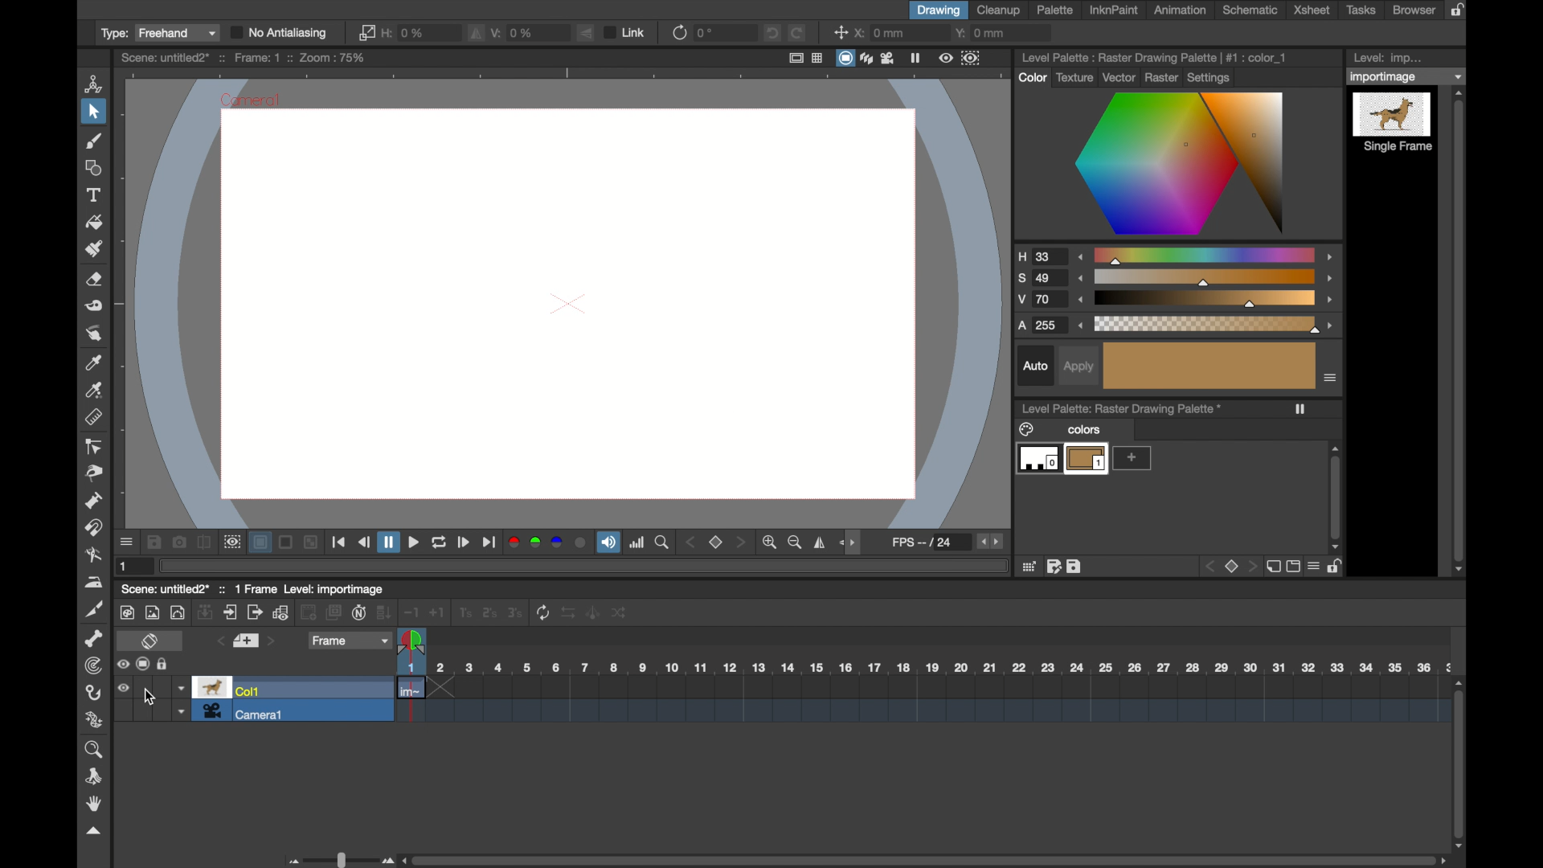 The width and height of the screenshot is (1543, 868). What do you see at coordinates (157, 34) in the screenshot?
I see `type` at bounding box center [157, 34].